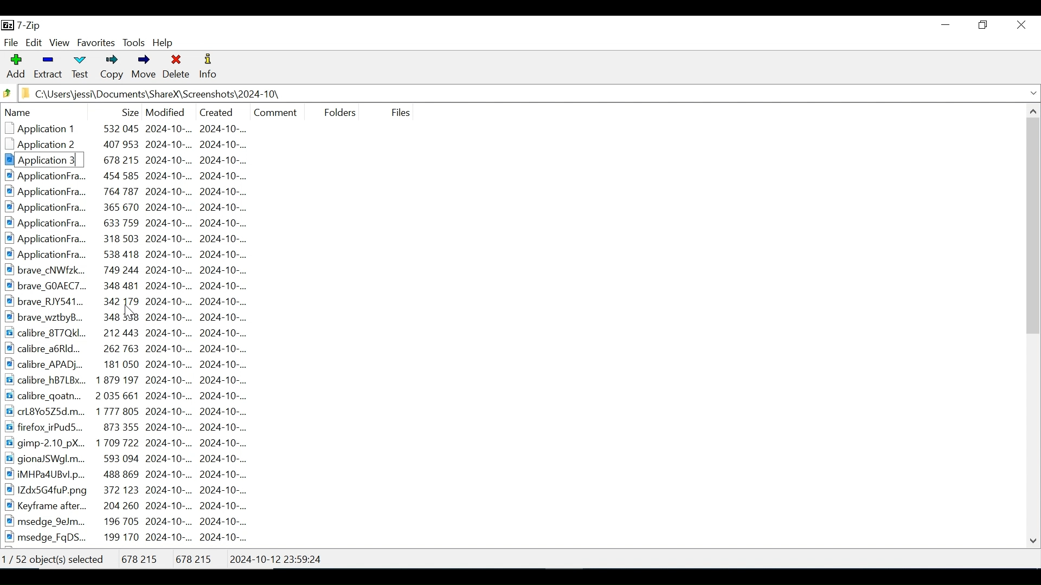 Image resolution: width=1041 pixels, height=585 pixels. Describe the element at coordinates (127, 443) in the screenshot. I see `gimp-2.10 pX.. 1709722 2024-10-.. 2024-10-` at that location.